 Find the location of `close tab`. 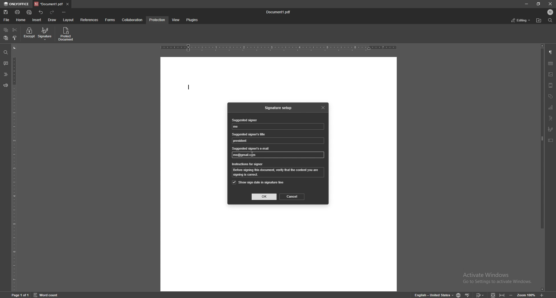

close tab is located at coordinates (68, 4).